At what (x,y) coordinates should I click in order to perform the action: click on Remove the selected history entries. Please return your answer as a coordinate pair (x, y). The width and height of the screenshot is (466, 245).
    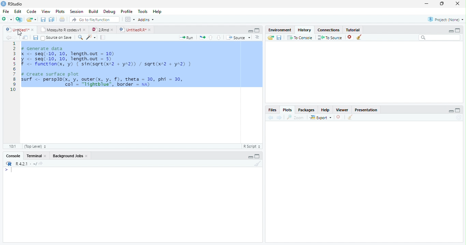
    Looking at the image, I should click on (350, 37).